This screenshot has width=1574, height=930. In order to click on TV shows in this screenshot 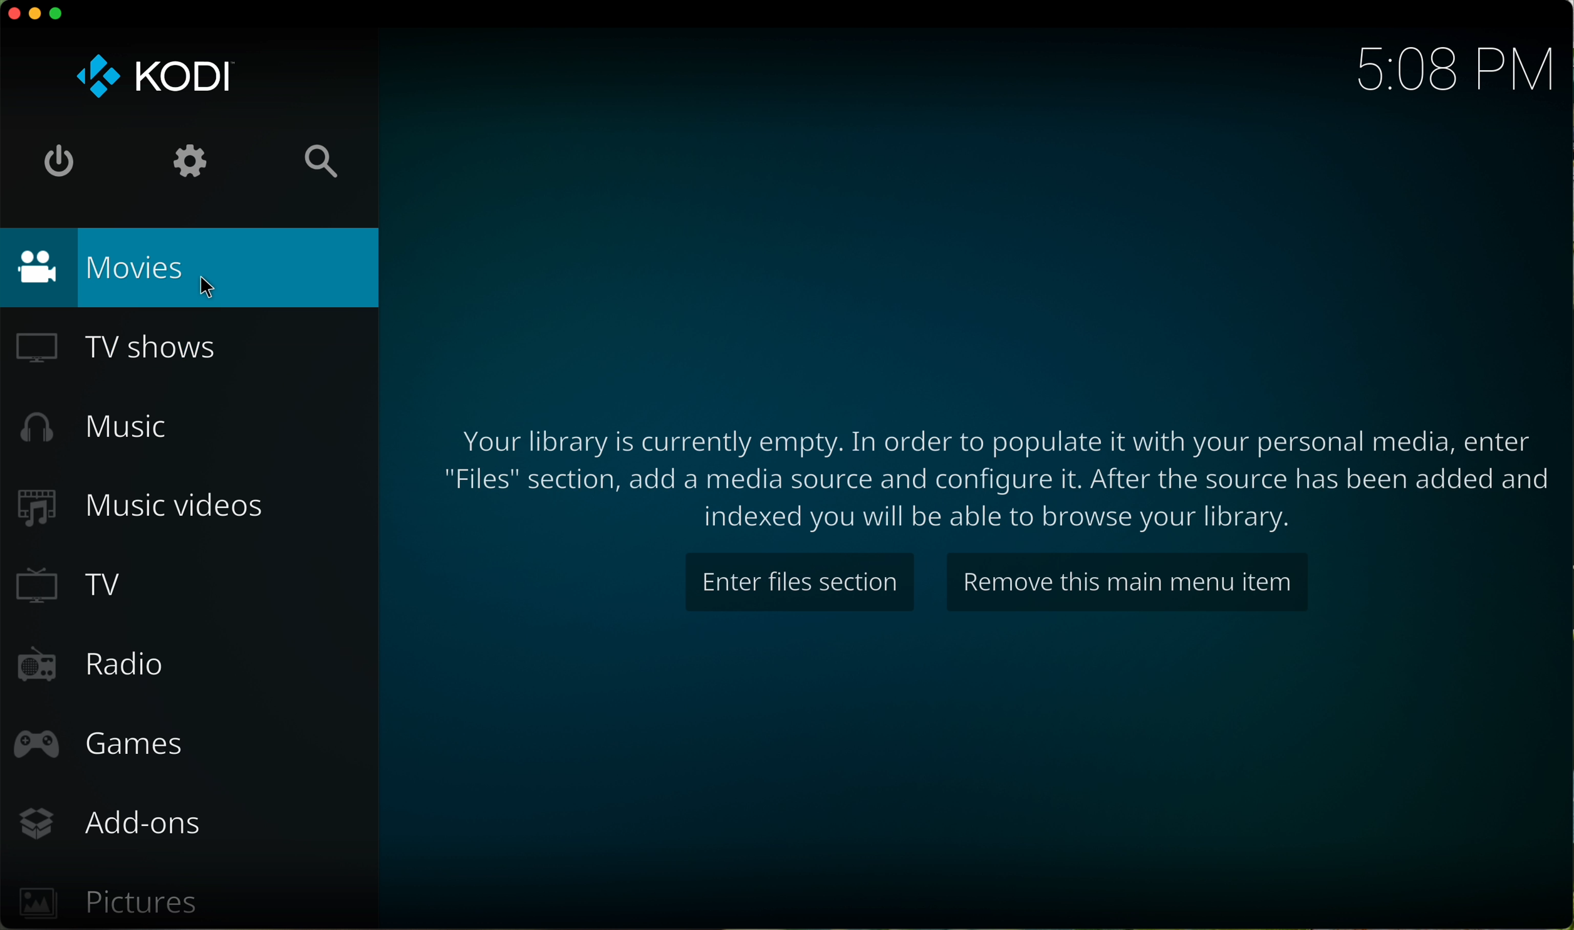, I will do `click(121, 344)`.